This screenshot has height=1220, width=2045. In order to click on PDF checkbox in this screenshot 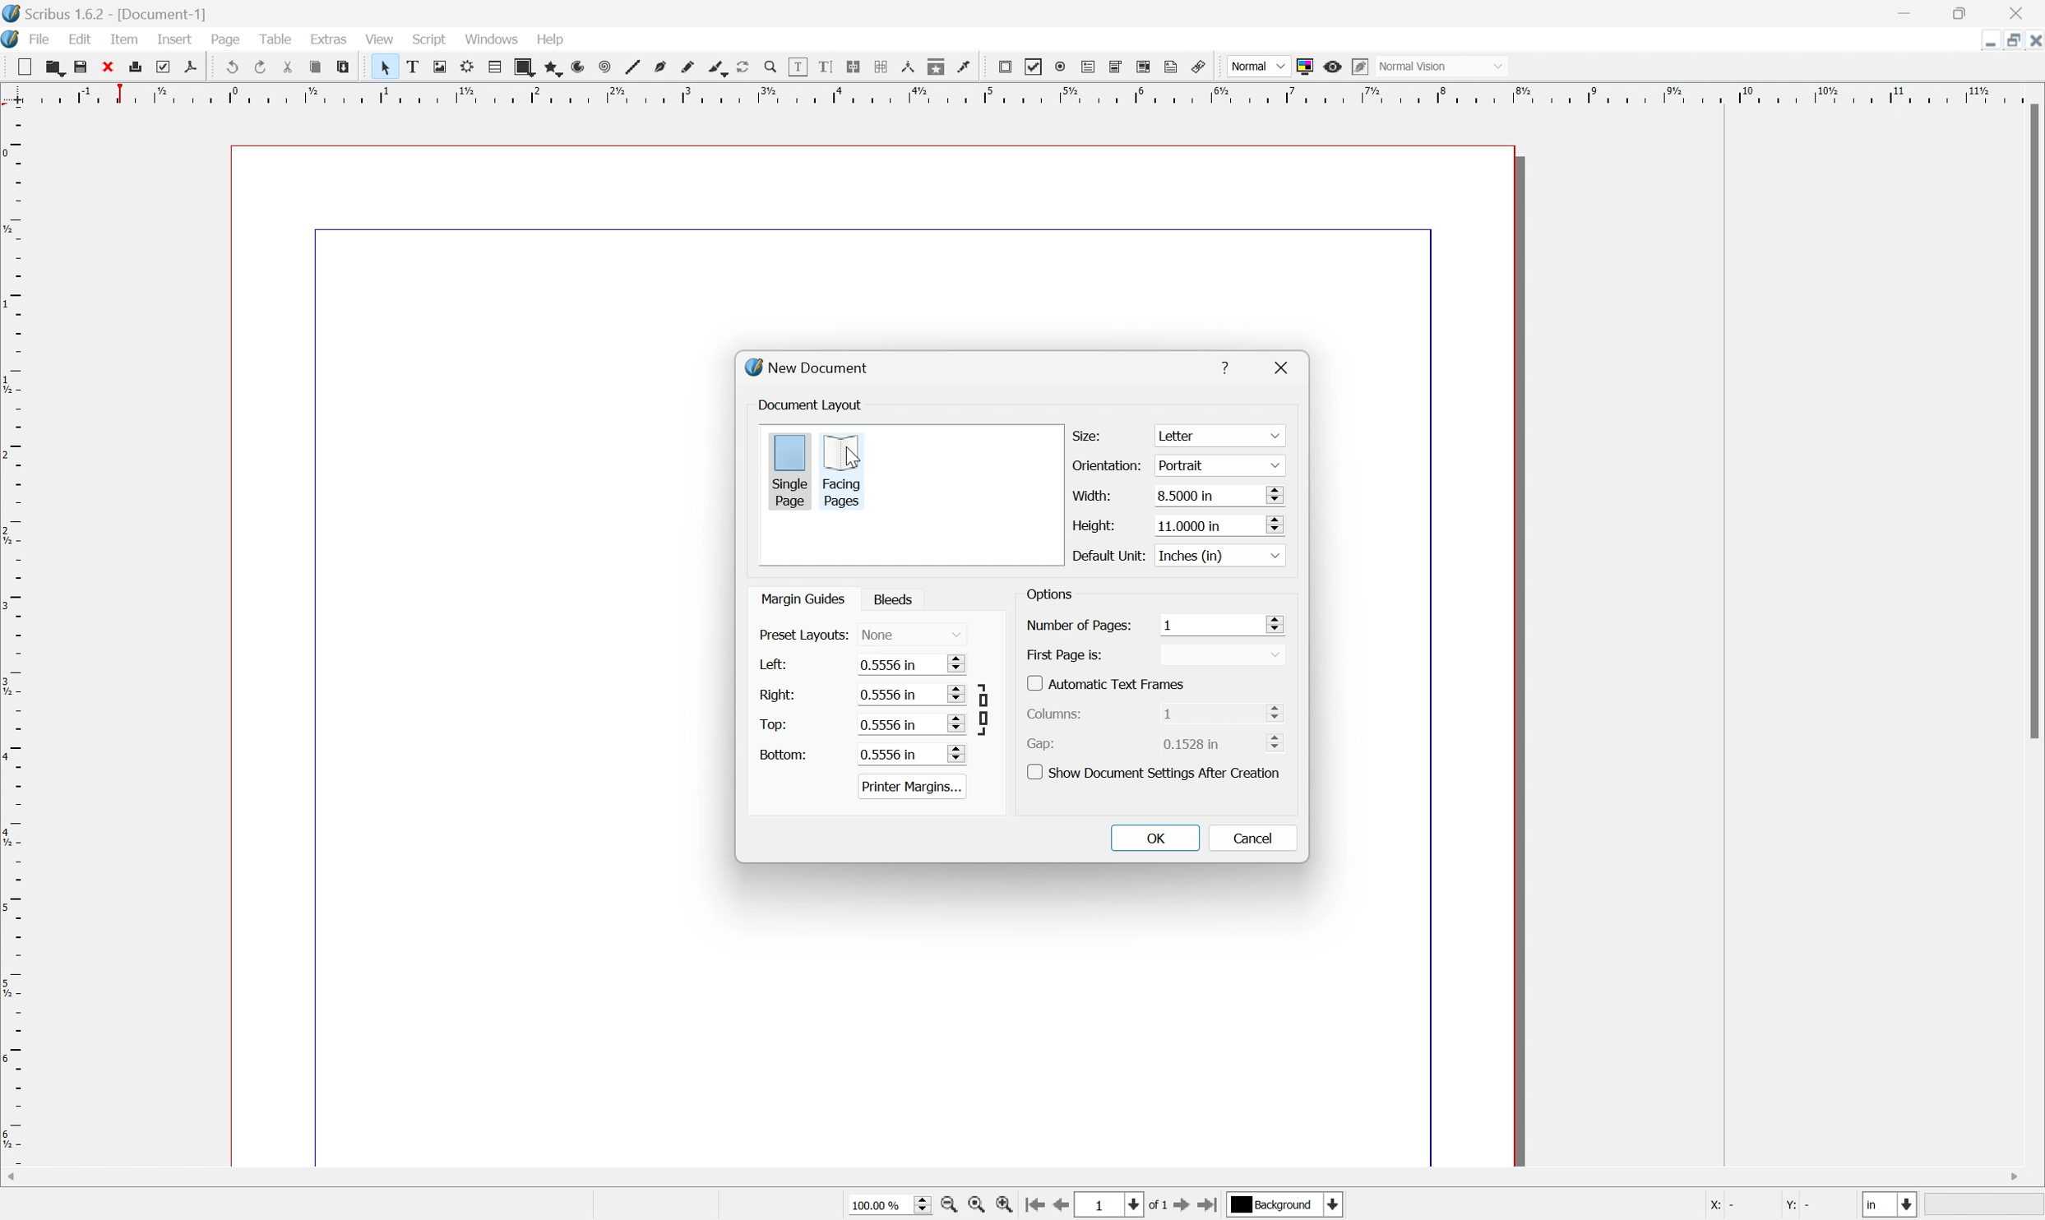, I will do `click(1032, 66)`.